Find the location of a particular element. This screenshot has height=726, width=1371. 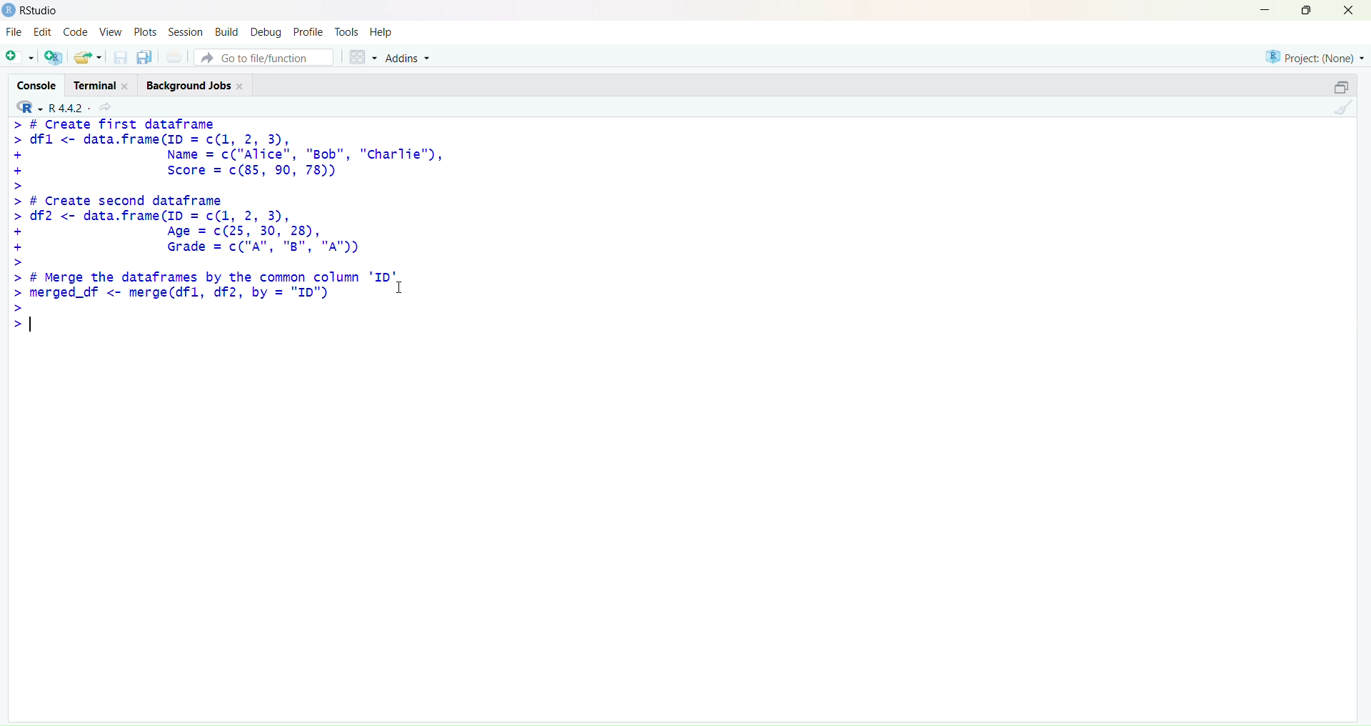

Edit is located at coordinates (43, 31).